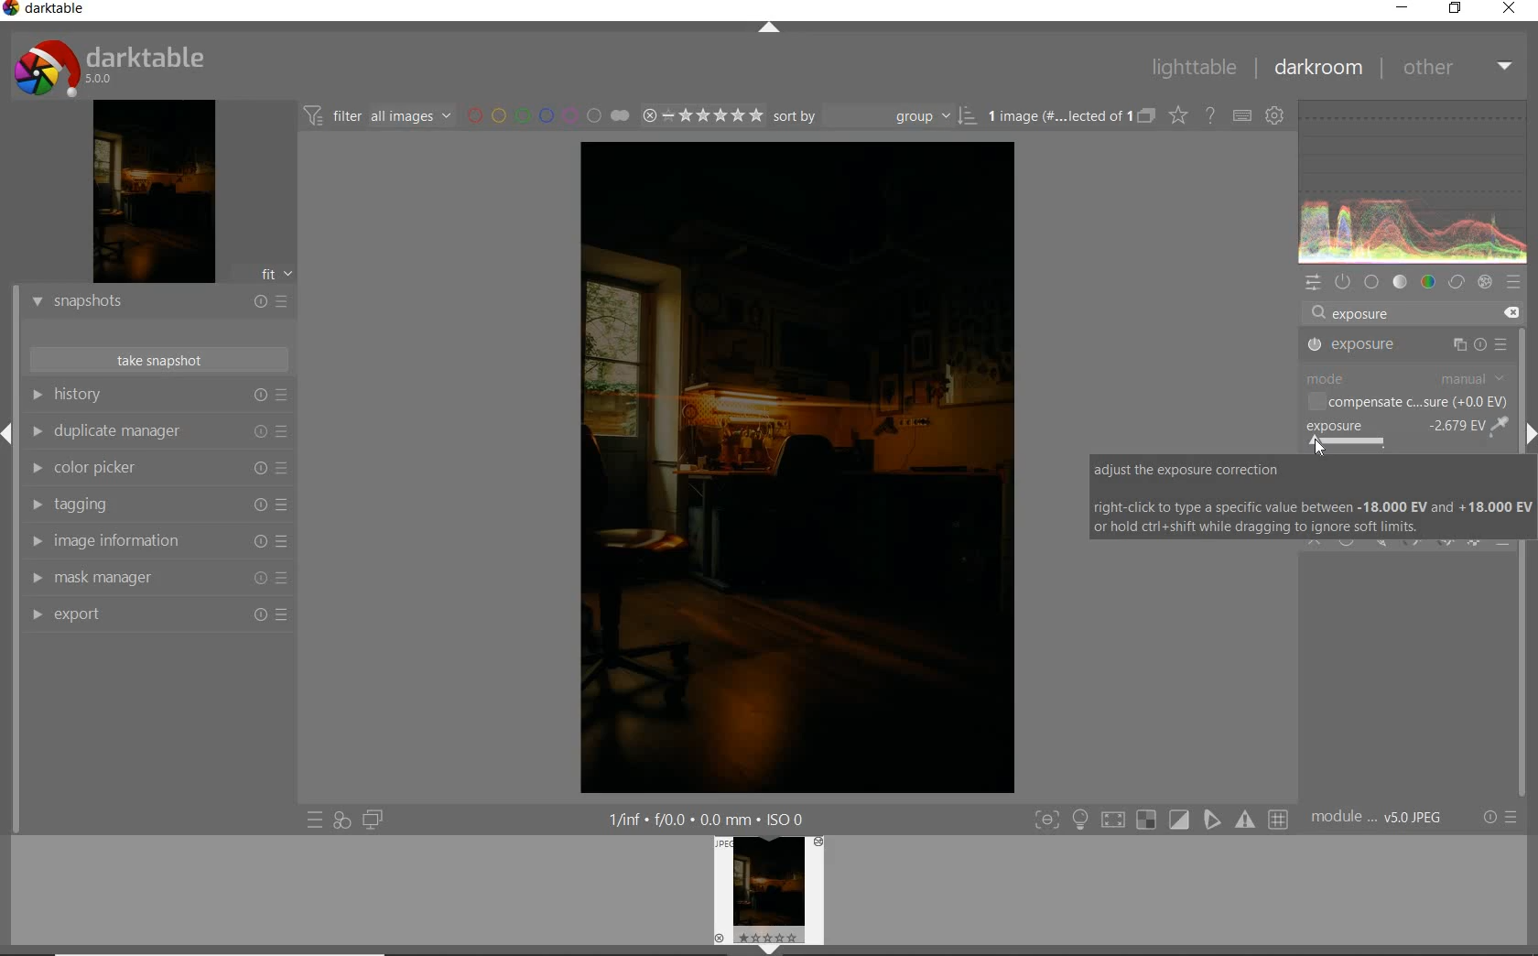 The width and height of the screenshot is (1538, 956). What do you see at coordinates (1321, 447) in the screenshot?
I see `cursor position` at bounding box center [1321, 447].